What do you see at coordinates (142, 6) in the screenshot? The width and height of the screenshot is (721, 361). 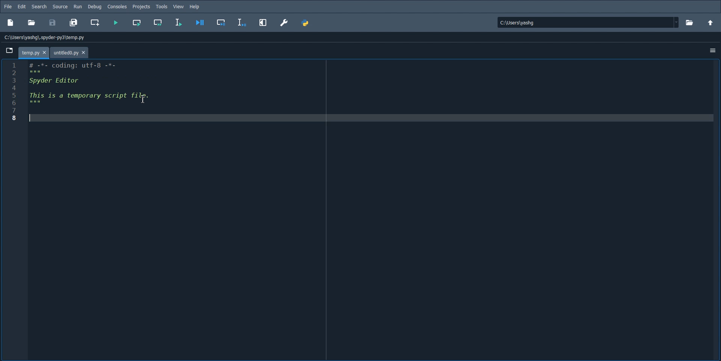 I see `Projects` at bounding box center [142, 6].